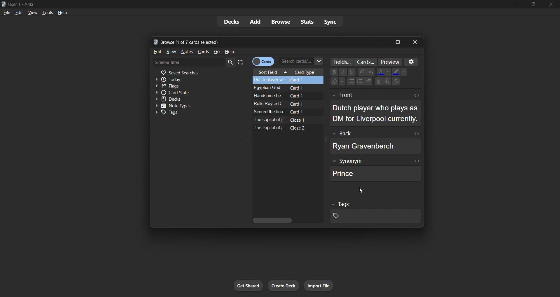  I want to click on selected card tags, so click(377, 214).